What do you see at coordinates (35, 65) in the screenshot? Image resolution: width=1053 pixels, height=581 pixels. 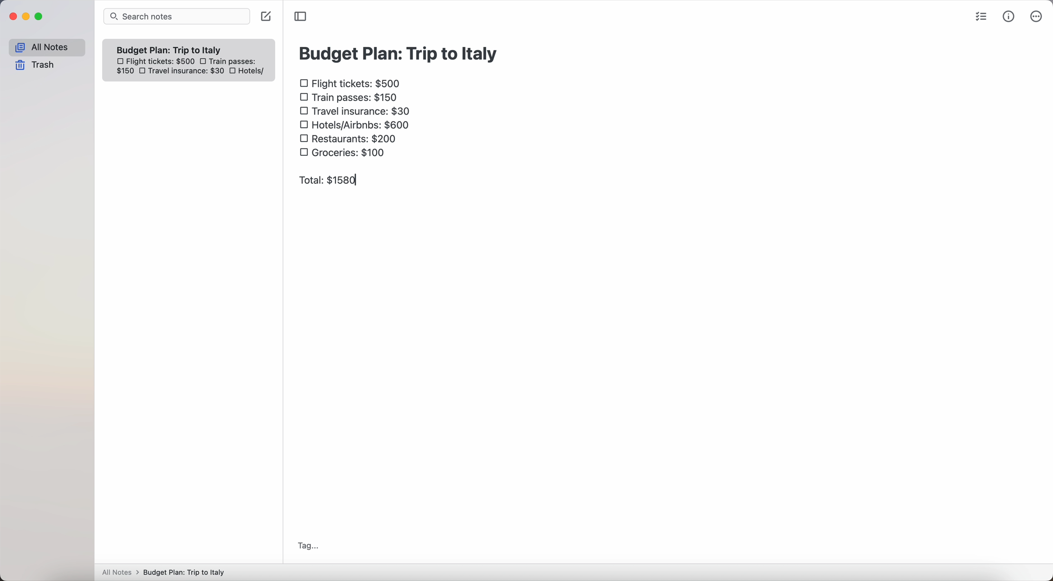 I see `trash` at bounding box center [35, 65].